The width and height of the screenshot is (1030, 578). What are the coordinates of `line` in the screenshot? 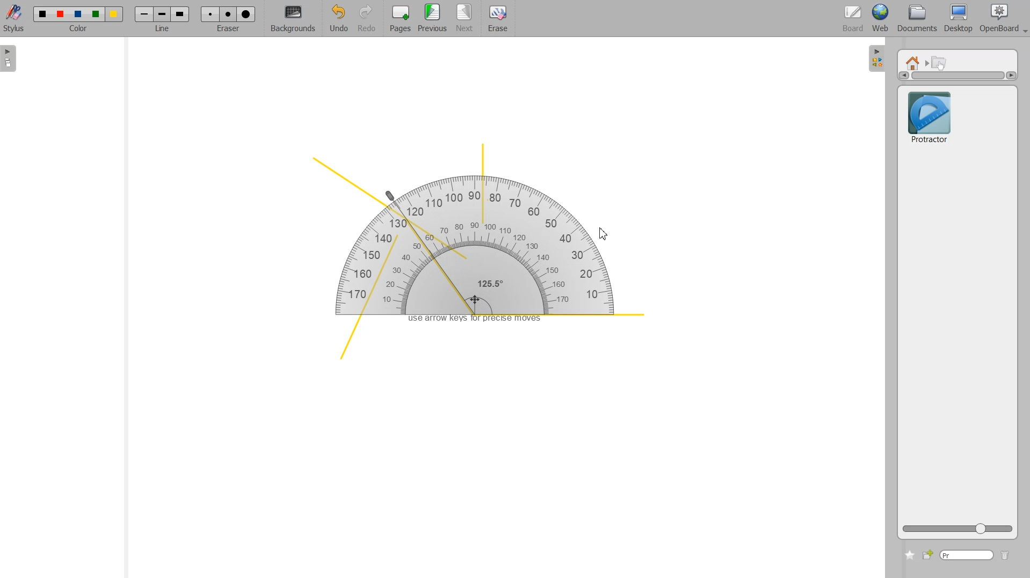 It's located at (164, 30).